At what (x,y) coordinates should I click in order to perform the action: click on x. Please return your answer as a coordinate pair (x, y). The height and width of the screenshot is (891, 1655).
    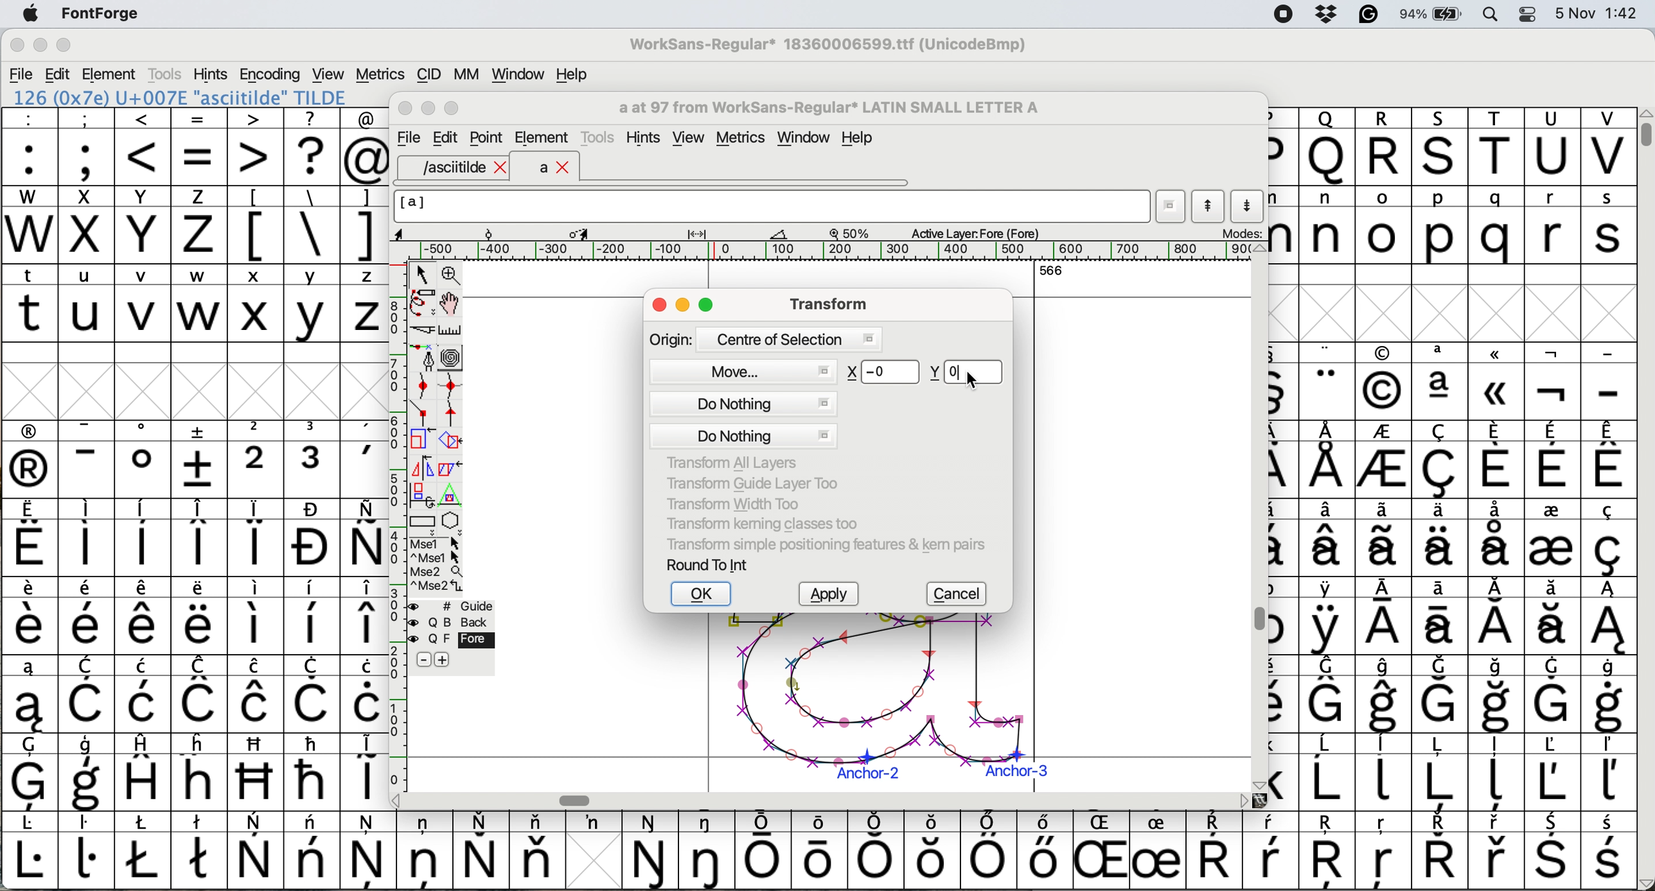
    Looking at the image, I should click on (255, 303).